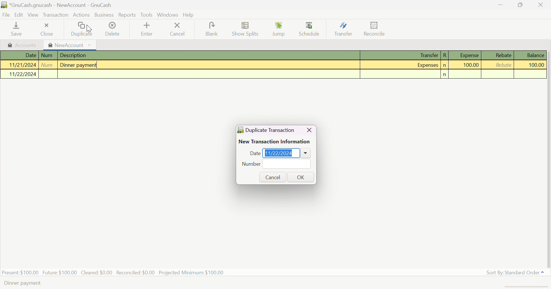 The height and width of the screenshot is (289, 551). Describe the element at coordinates (500, 4) in the screenshot. I see `Minimize` at that location.